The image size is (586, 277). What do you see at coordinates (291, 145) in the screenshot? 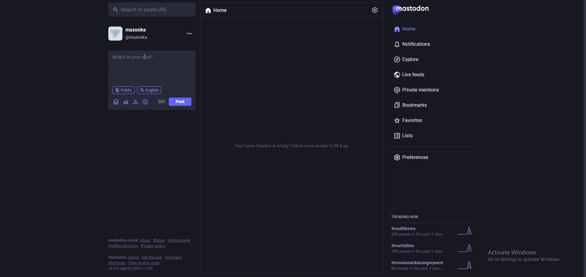
I see `info` at bounding box center [291, 145].